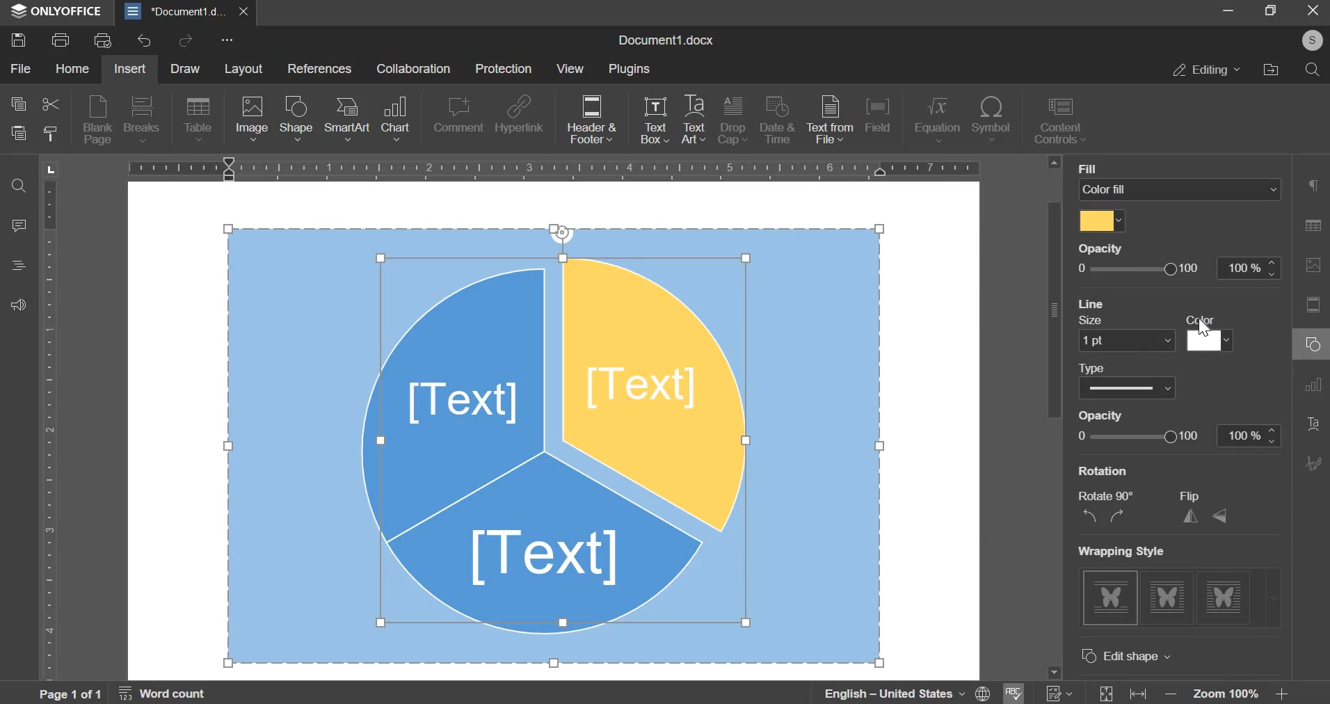 The height and width of the screenshot is (704, 1330). What do you see at coordinates (191, 68) in the screenshot?
I see `draw` at bounding box center [191, 68].